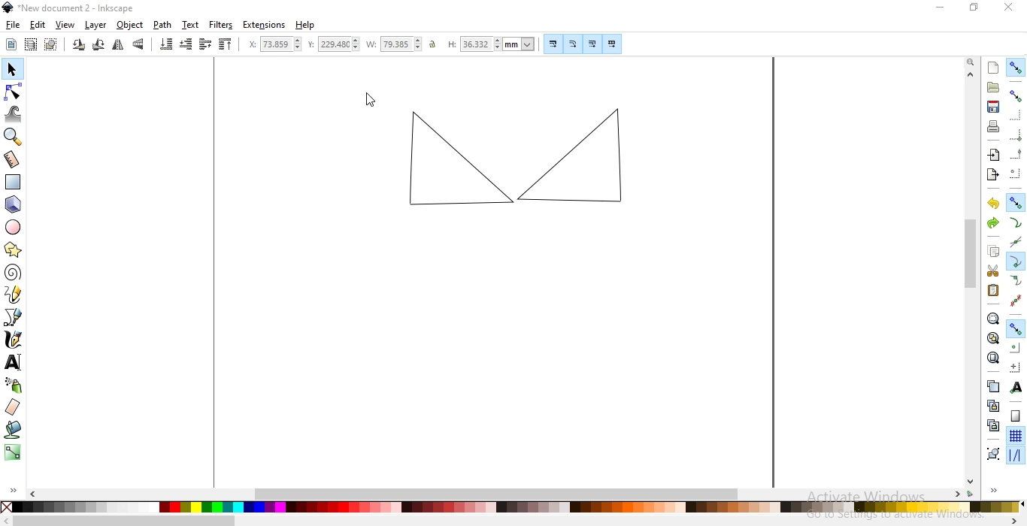  Describe the element at coordinates (74, 8) in the screenshot. I see `new document 2 - Inkscape` at that location.